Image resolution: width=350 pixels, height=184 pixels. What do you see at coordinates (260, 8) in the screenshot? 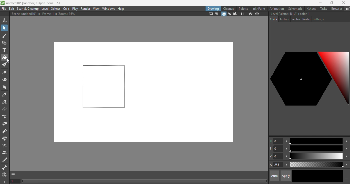
I see `InknPaint` at bounding box center [260, 8].